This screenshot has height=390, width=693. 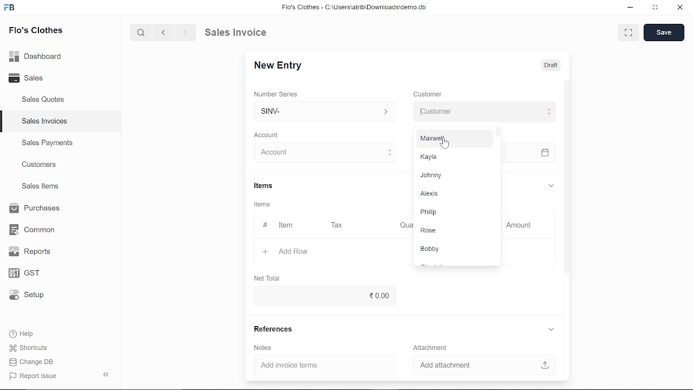 I want to click on Bobby, so click(x=454, y=250).